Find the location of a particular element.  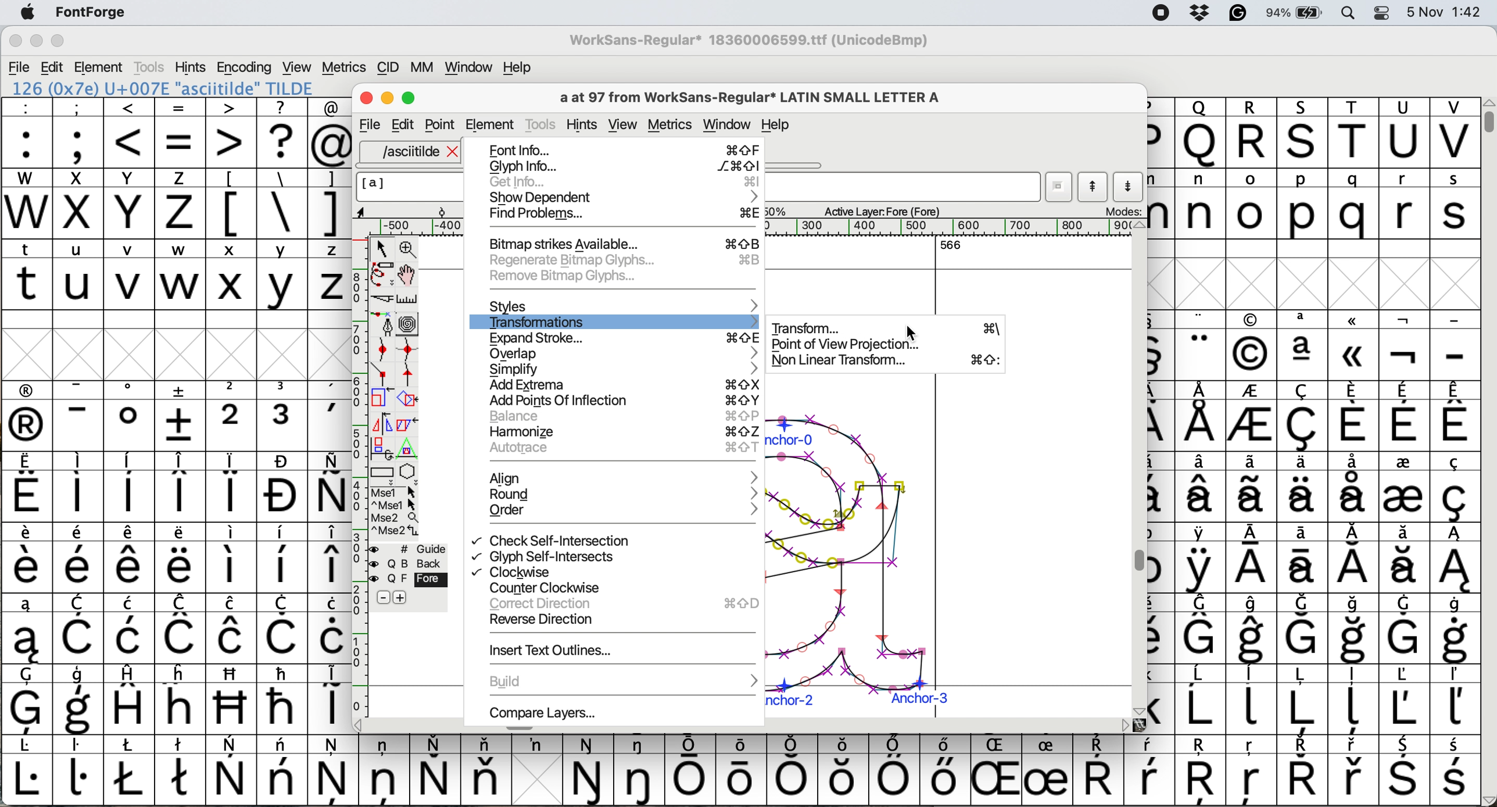

counter clockwise is located at coordinates (610, 588).